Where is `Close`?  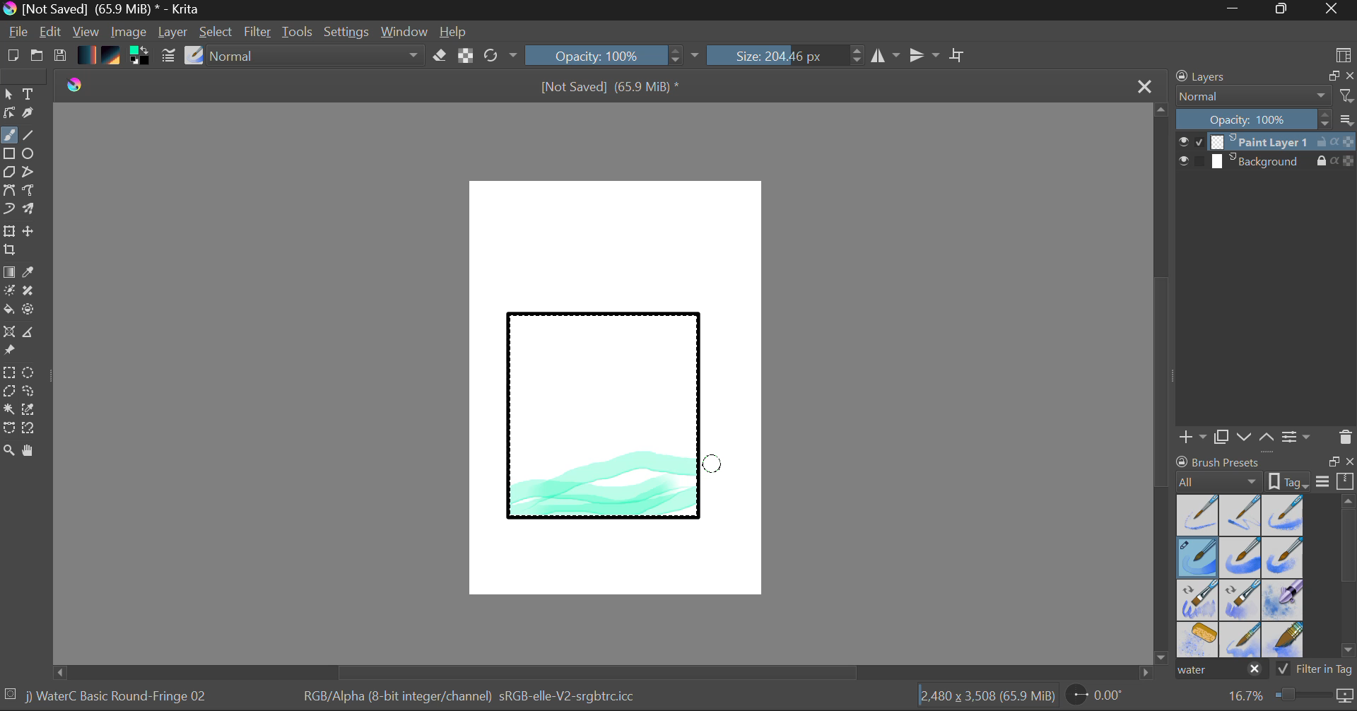
Close is located at coordinates (1333, 10).